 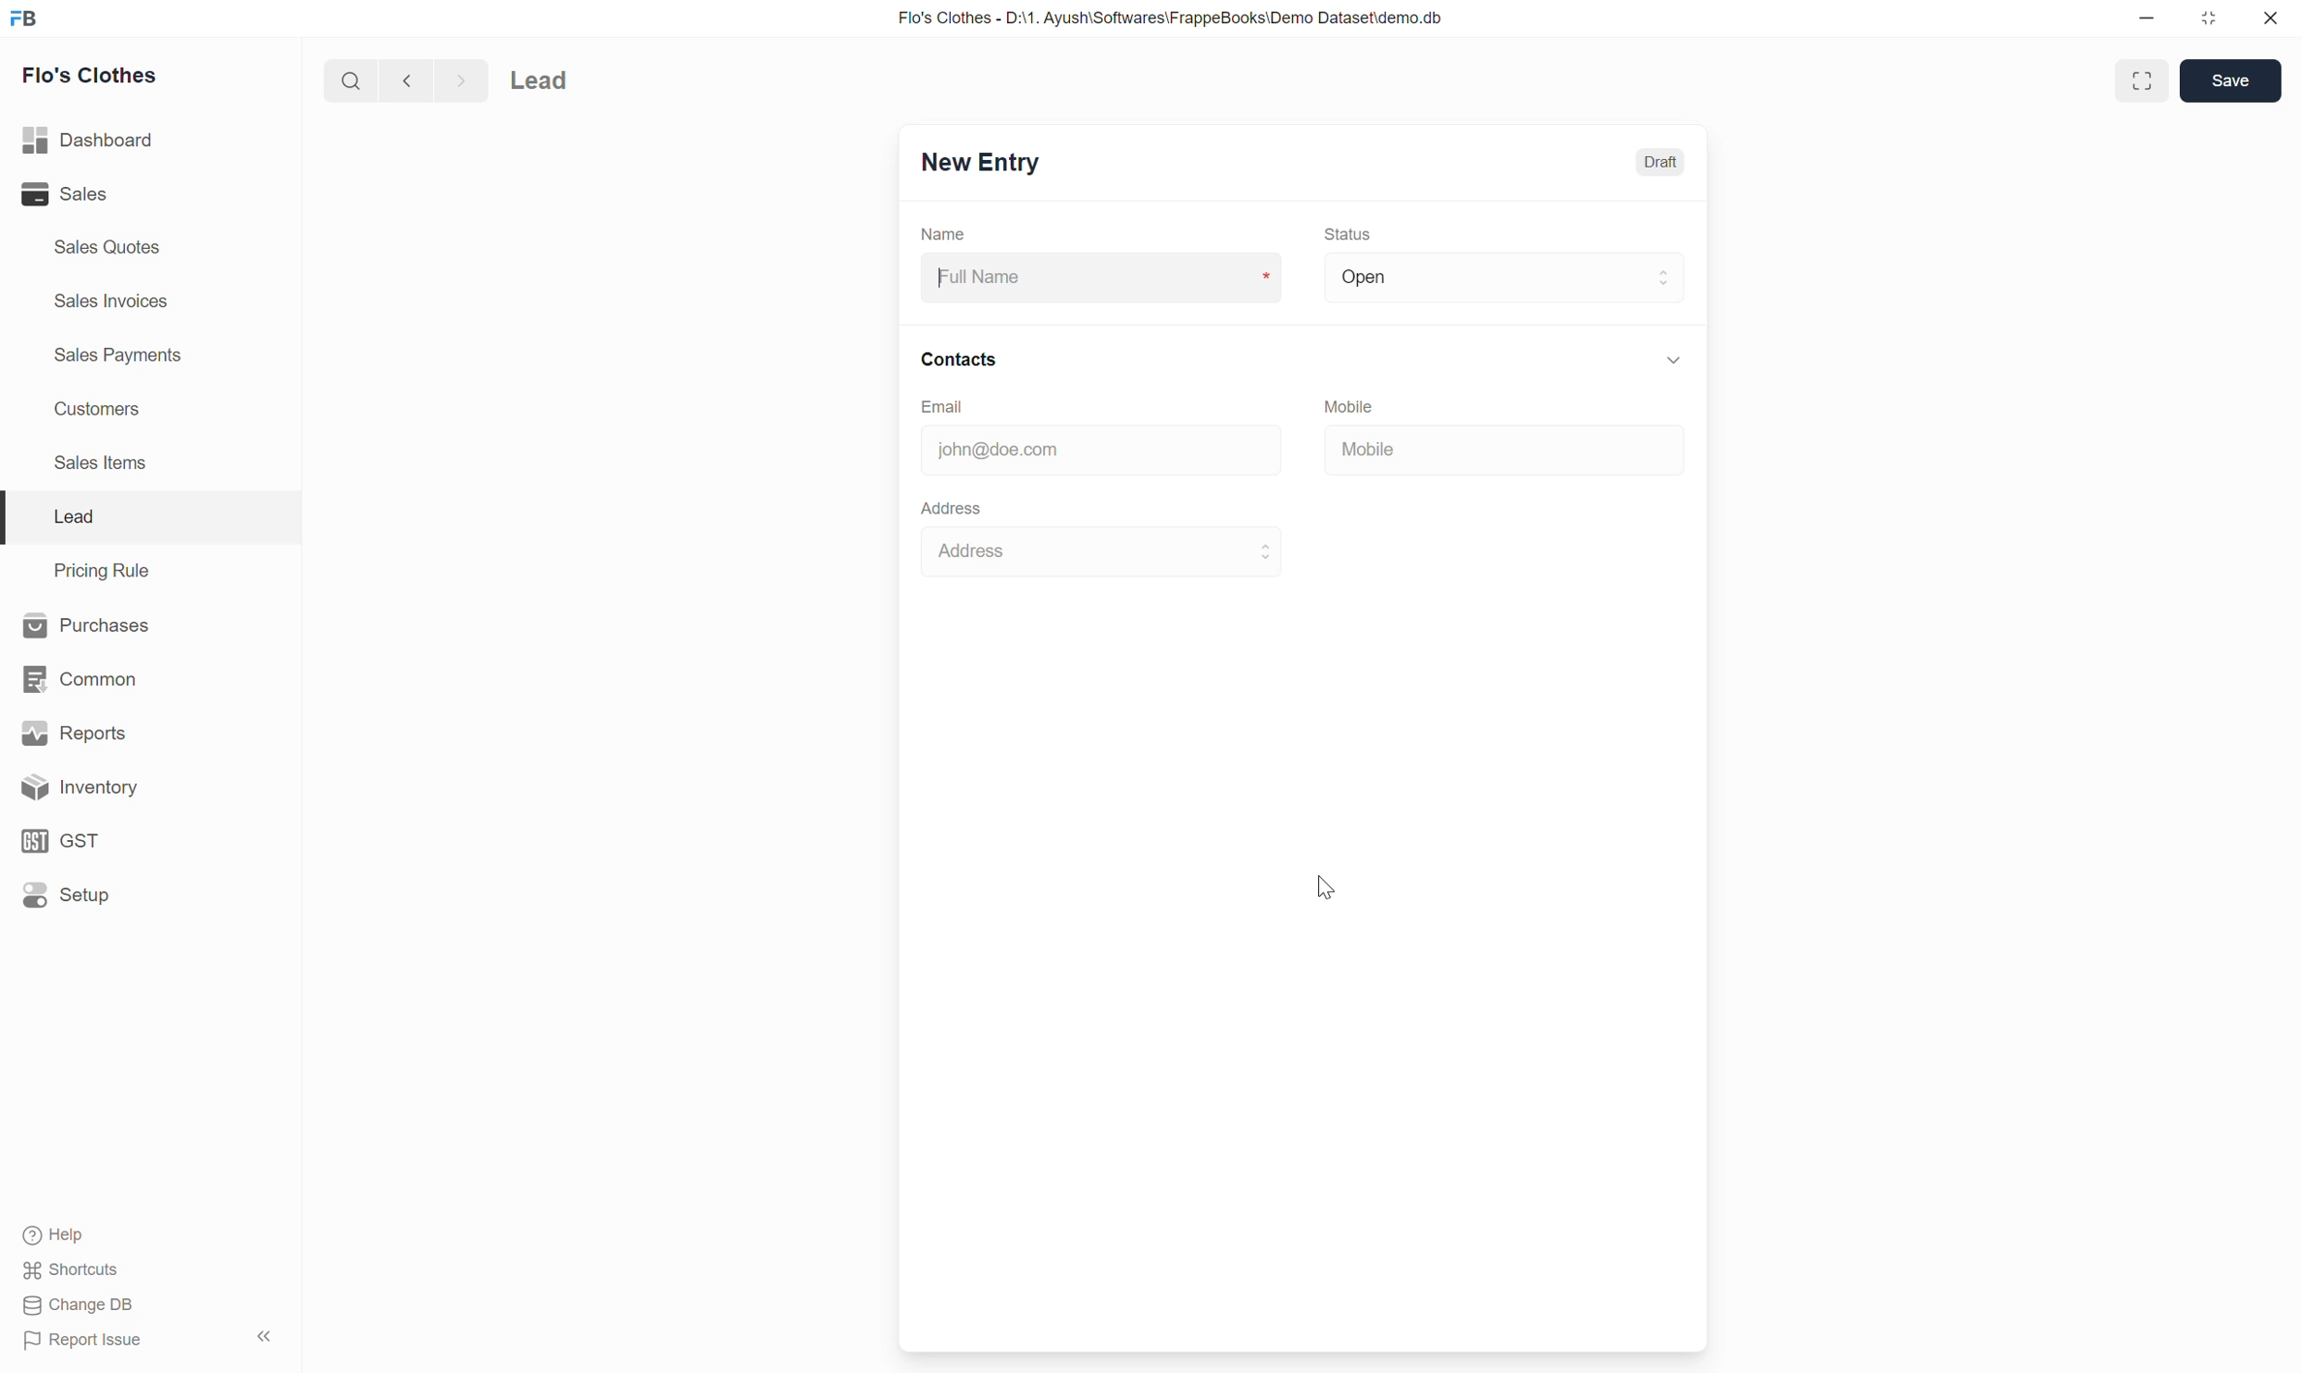 I want to click on Sales Items, so click(x=108, y=468).